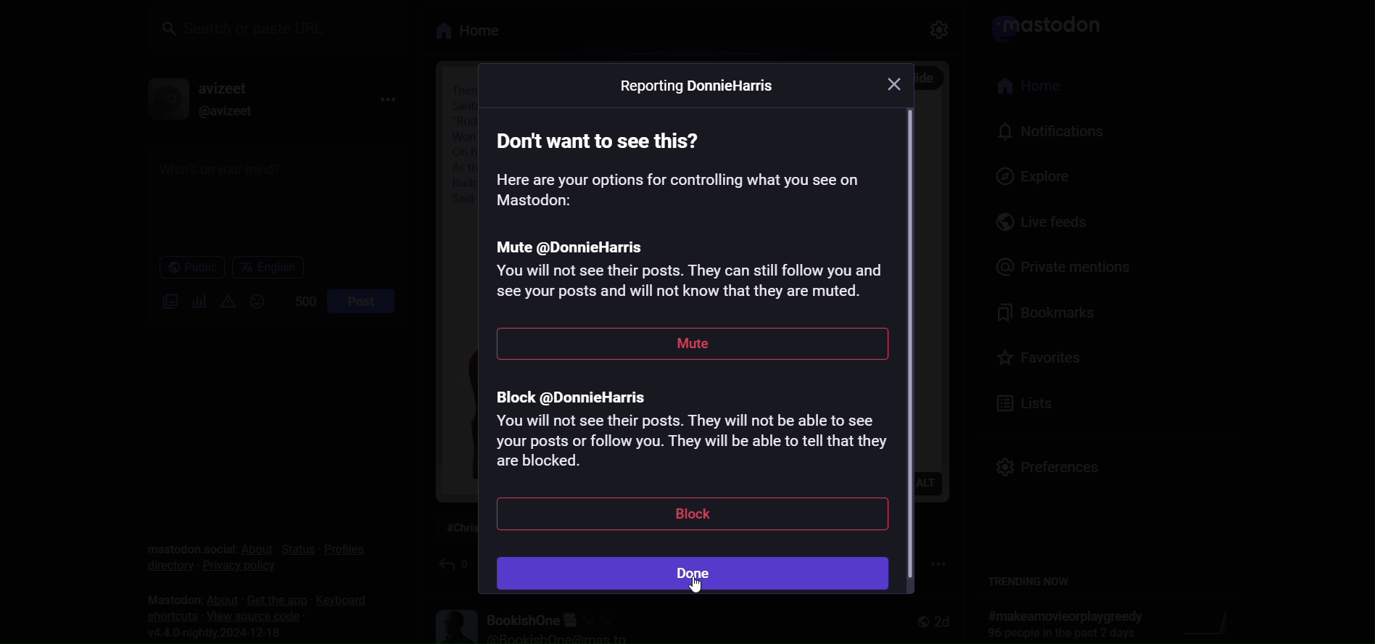 The image size is (1375, 644). Describe the element at coordinates (1042, 26) in the screenshot. I see `mastodon` at that location.